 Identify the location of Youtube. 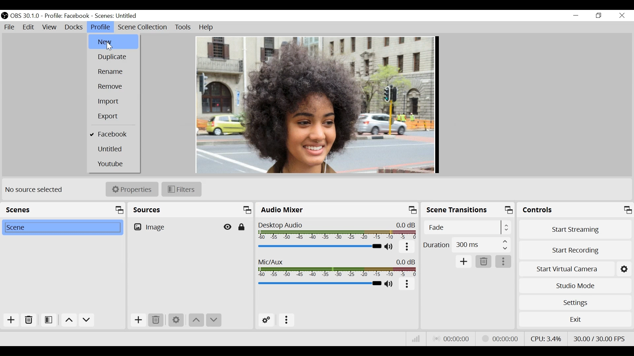
(113, 163).